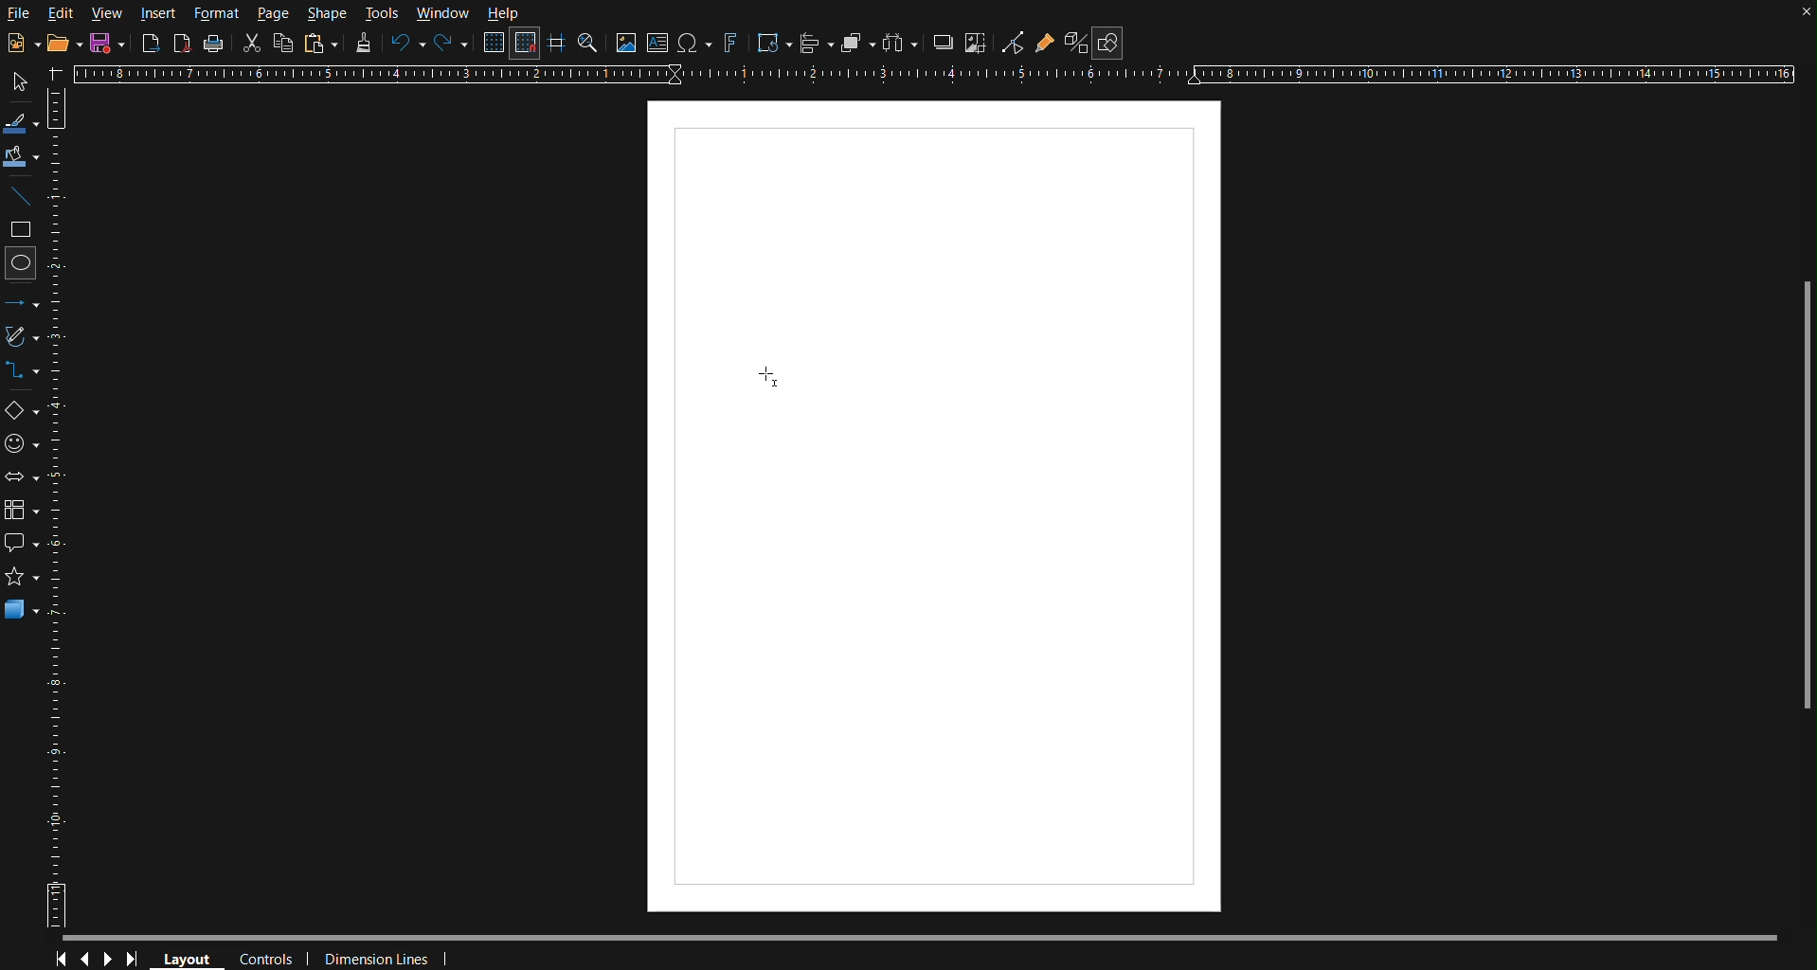 Image resolution: width=1817 pixels, height=970 pixels. I want to click on Formatting, so click(364, 45).